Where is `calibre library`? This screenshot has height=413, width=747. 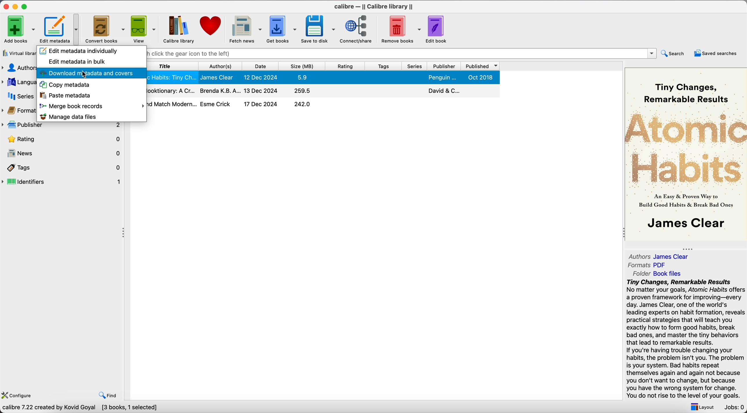
calibre library is located at coordinates (177, 29).